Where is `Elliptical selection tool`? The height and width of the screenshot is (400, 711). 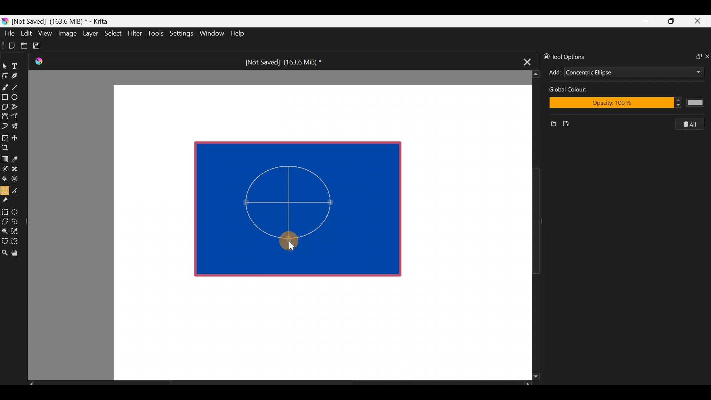
Elliptical selection tool is located at coordinates (17, 211).